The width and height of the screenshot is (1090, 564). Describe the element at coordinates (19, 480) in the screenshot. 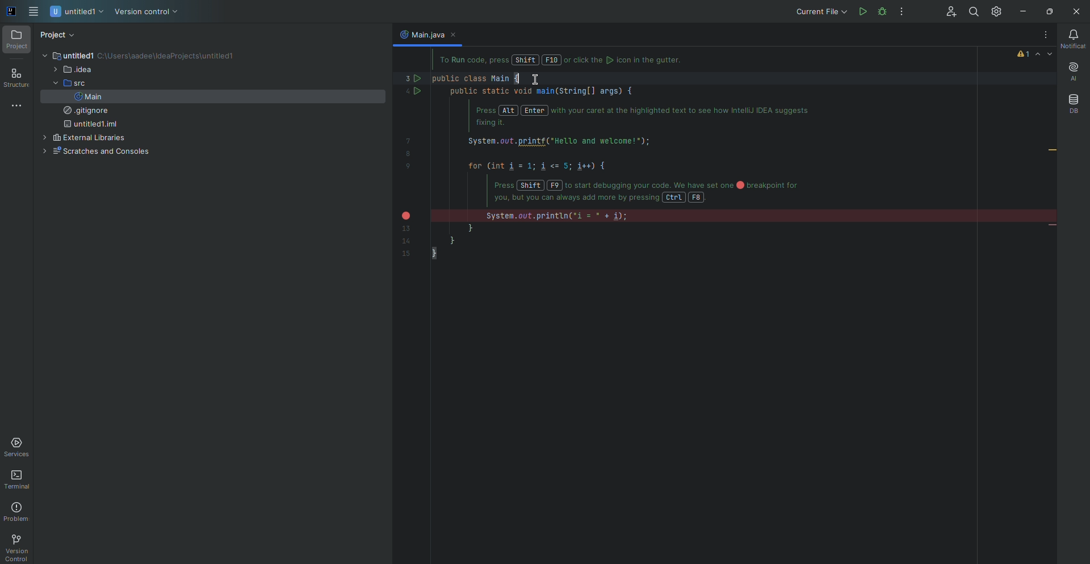

I see `Terminal` at that location.